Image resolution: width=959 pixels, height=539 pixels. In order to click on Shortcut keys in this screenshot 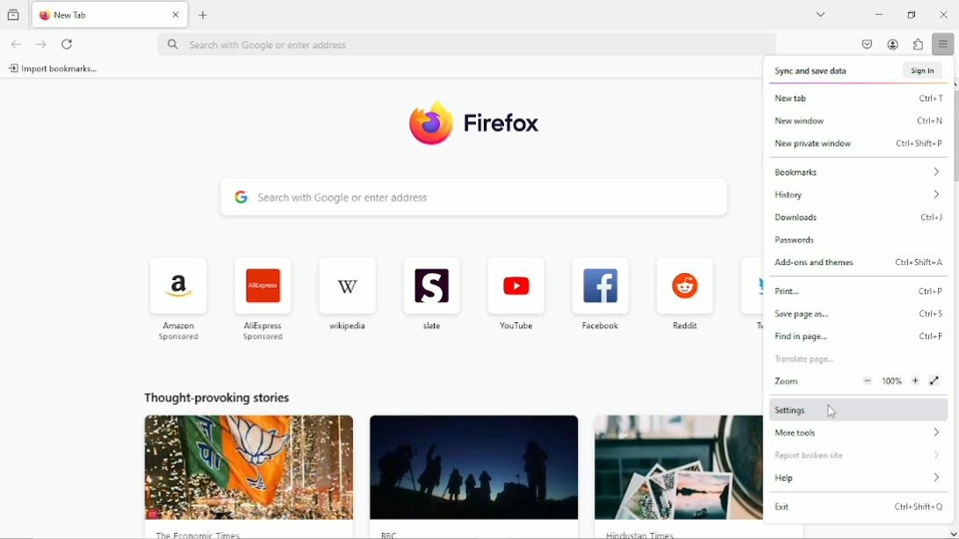, I will do `click(930, 98)`.